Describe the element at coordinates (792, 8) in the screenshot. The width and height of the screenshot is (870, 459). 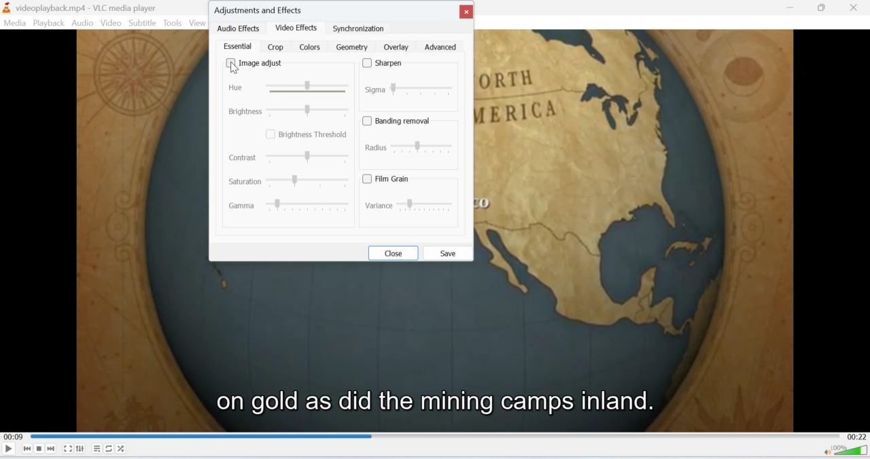
I see `minimise` at that location.